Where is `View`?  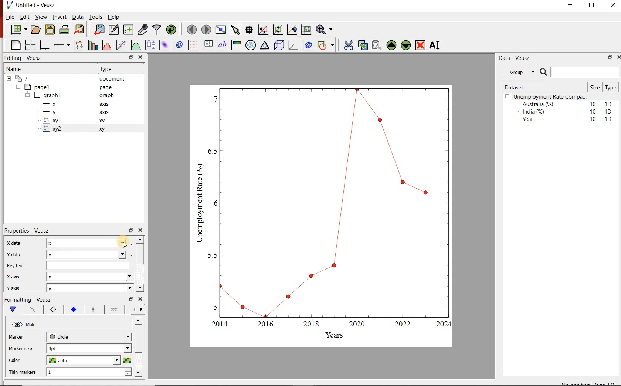 View is located at coordinates (40, 17).